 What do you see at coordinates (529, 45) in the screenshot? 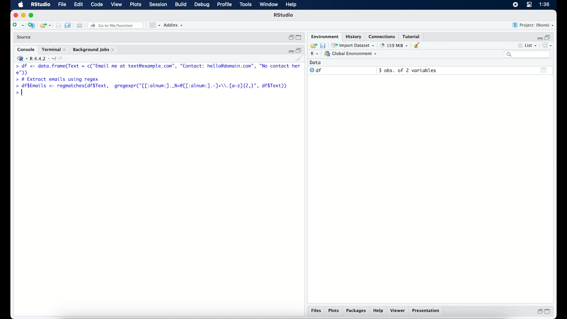
I see `list` at bounding box center [529, 45].